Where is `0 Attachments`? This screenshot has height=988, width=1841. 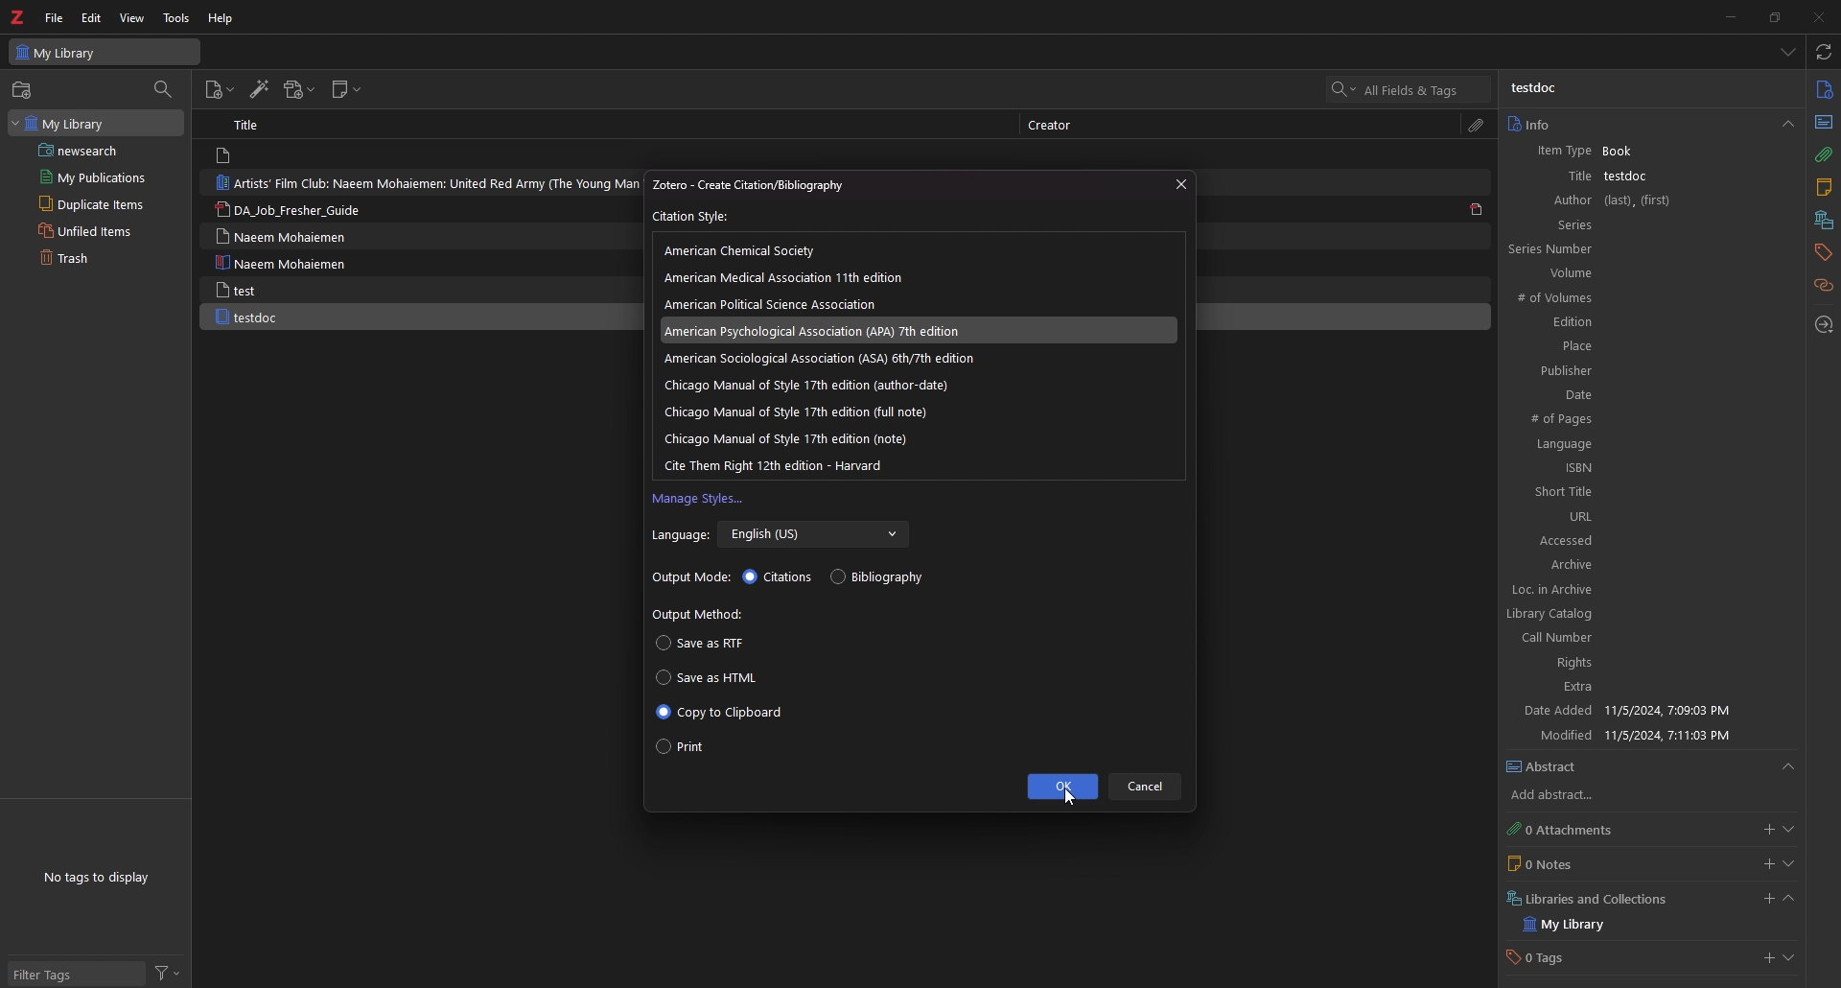
0 Attachments is located at coordinates (1578, 829).